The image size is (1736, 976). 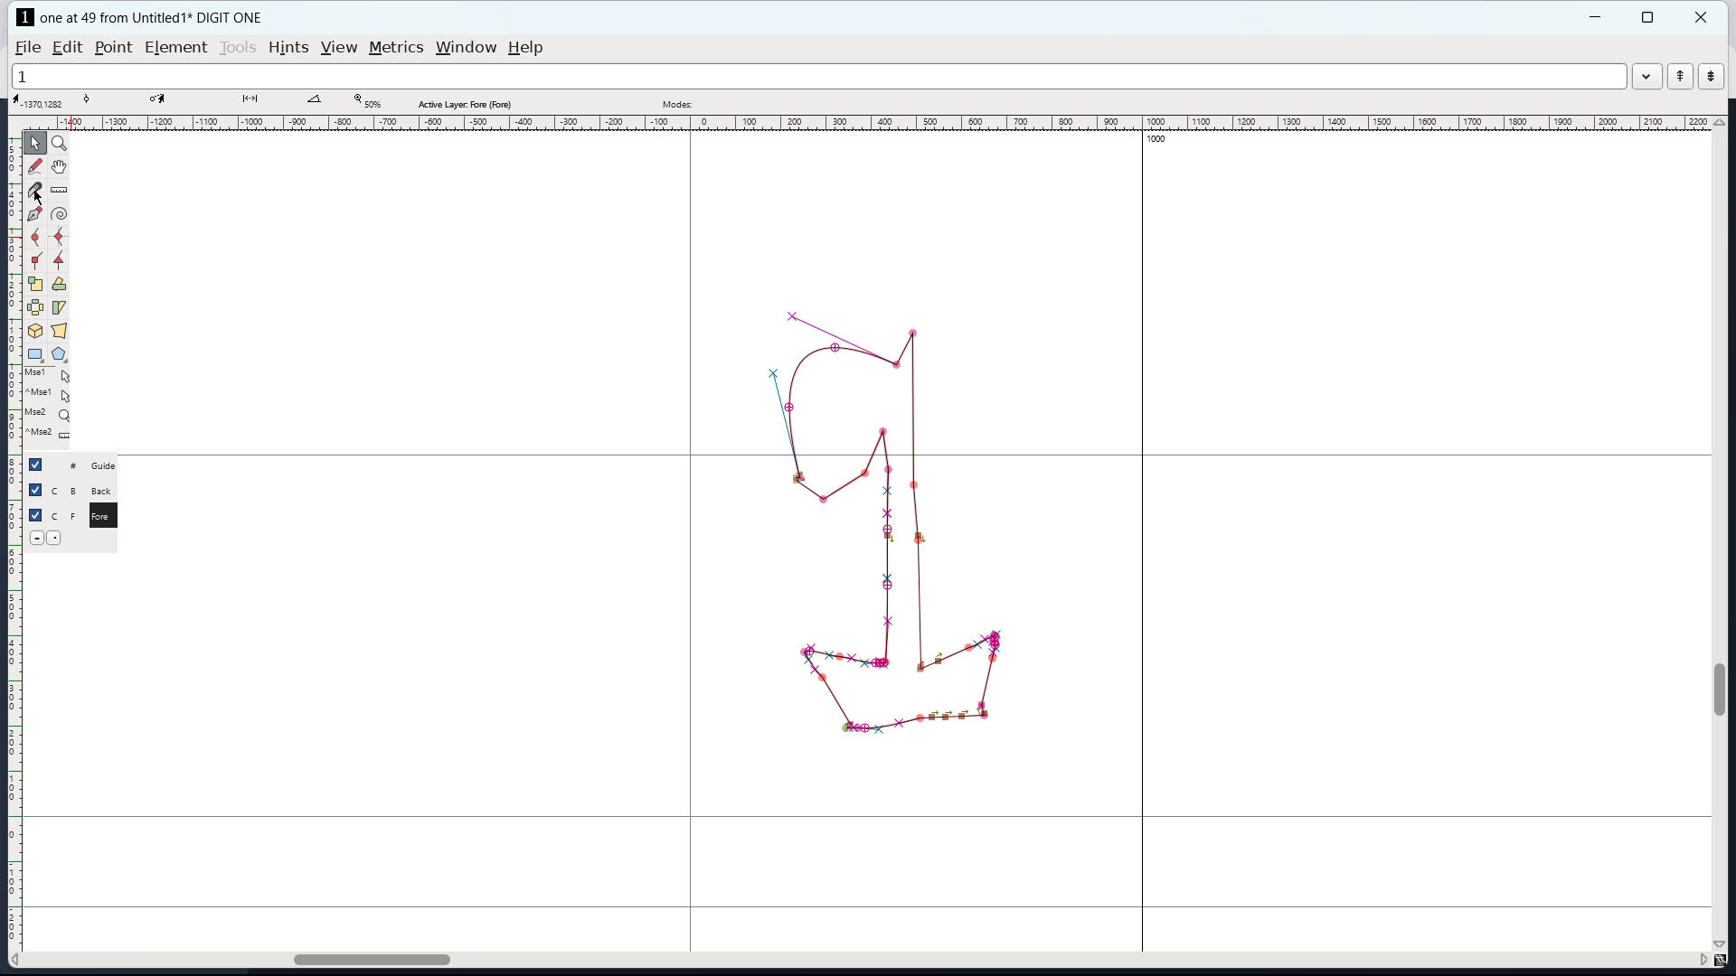 I want to click on C B, so click(x=66, y=489).